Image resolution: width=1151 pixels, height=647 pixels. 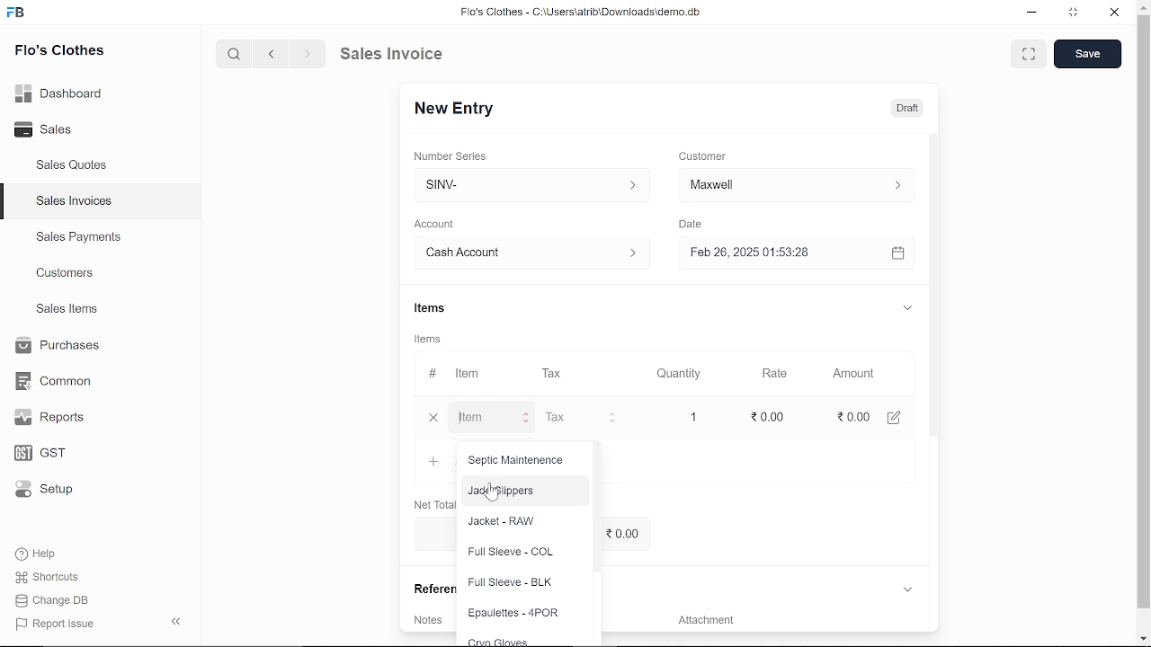 I want to click on expand, so click(x=914, y=306).